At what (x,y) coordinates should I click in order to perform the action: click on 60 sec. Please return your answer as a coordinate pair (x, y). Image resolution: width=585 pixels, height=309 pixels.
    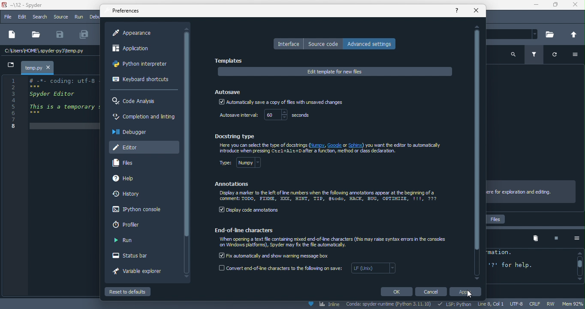
    Looking at the image, I should click on (290, 115).